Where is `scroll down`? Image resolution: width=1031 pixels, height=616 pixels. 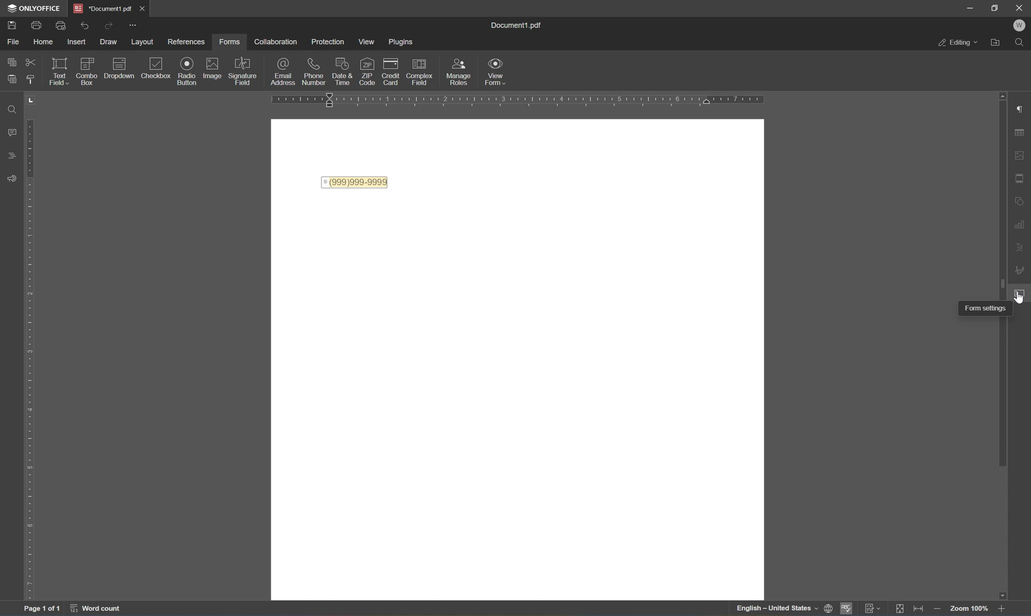
scroll down is located at coordinates (1007, 599).